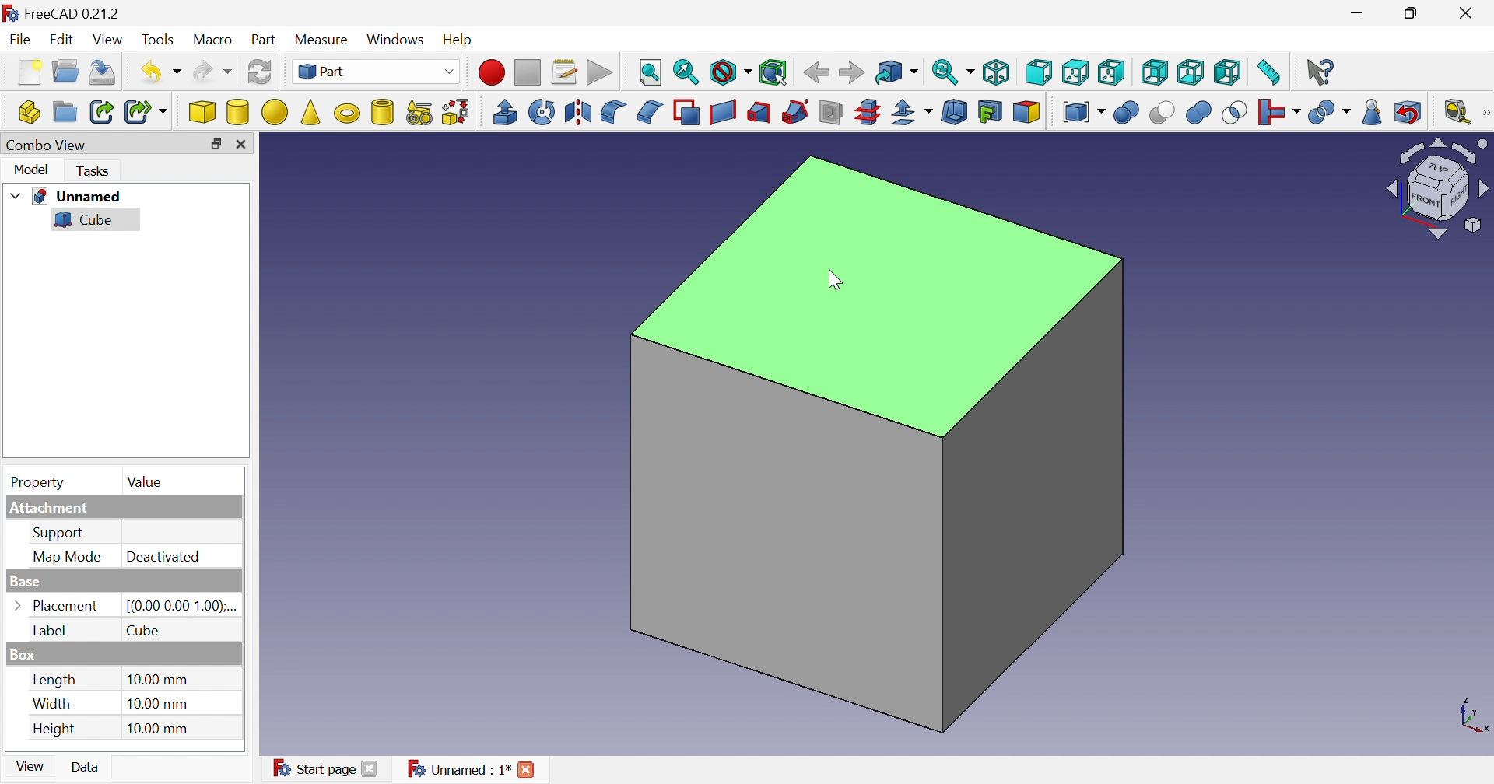  What do you see at coordinates (577, 112) in the screenshot?
I see `Mirroring` at bounding box center [577, 112].